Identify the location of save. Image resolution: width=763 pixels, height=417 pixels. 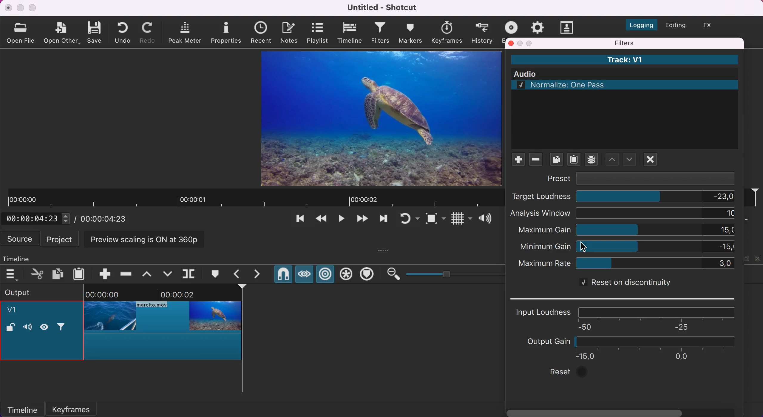
(95, 32).